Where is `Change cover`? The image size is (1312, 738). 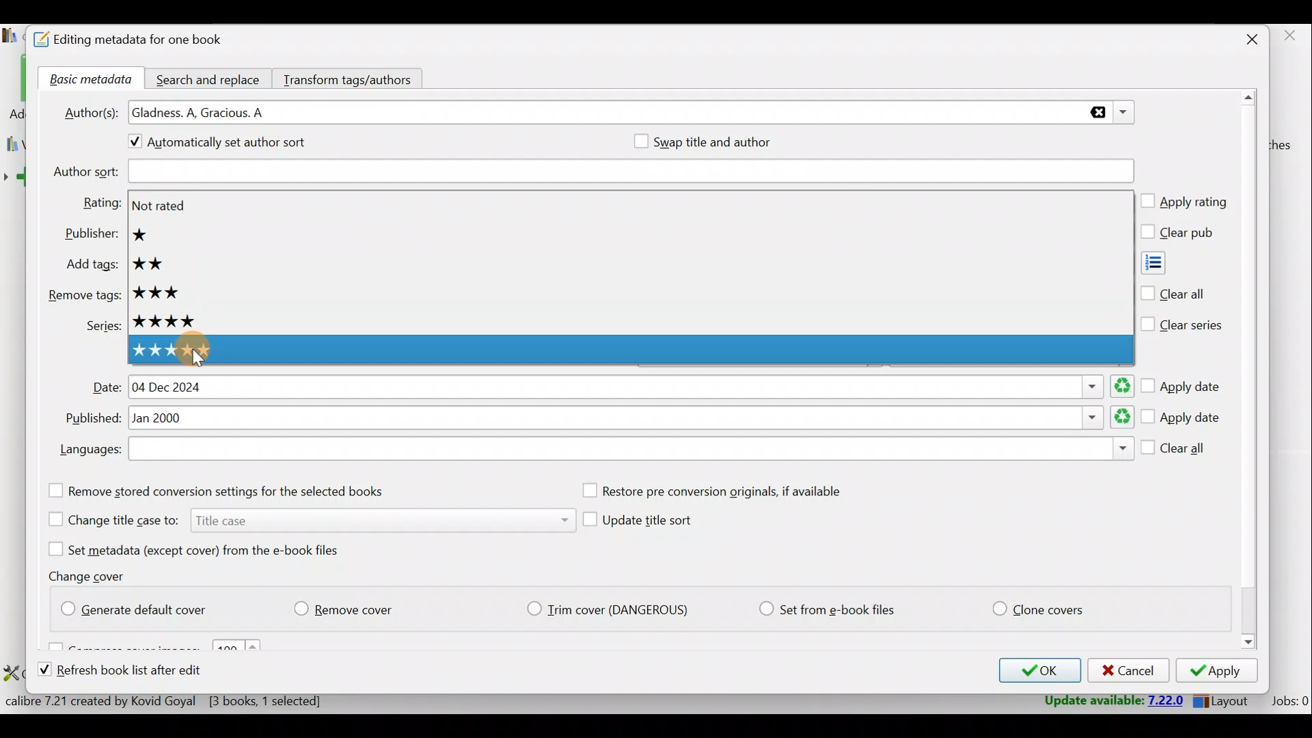 Change cover is located at coordinates (92, 575).